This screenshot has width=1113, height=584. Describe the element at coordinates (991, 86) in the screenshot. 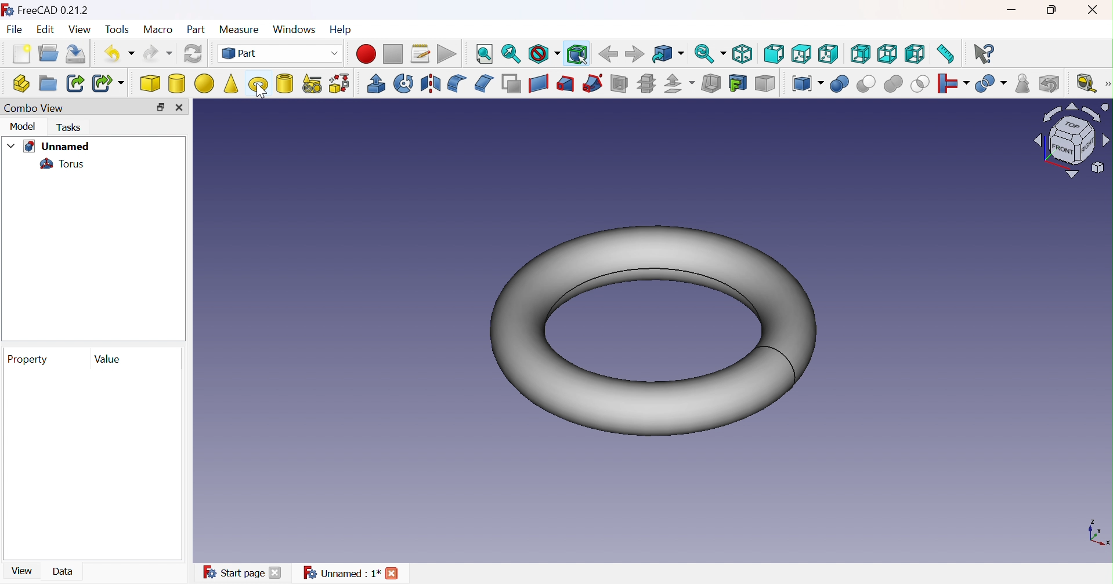

I see `Split objects` at that location.